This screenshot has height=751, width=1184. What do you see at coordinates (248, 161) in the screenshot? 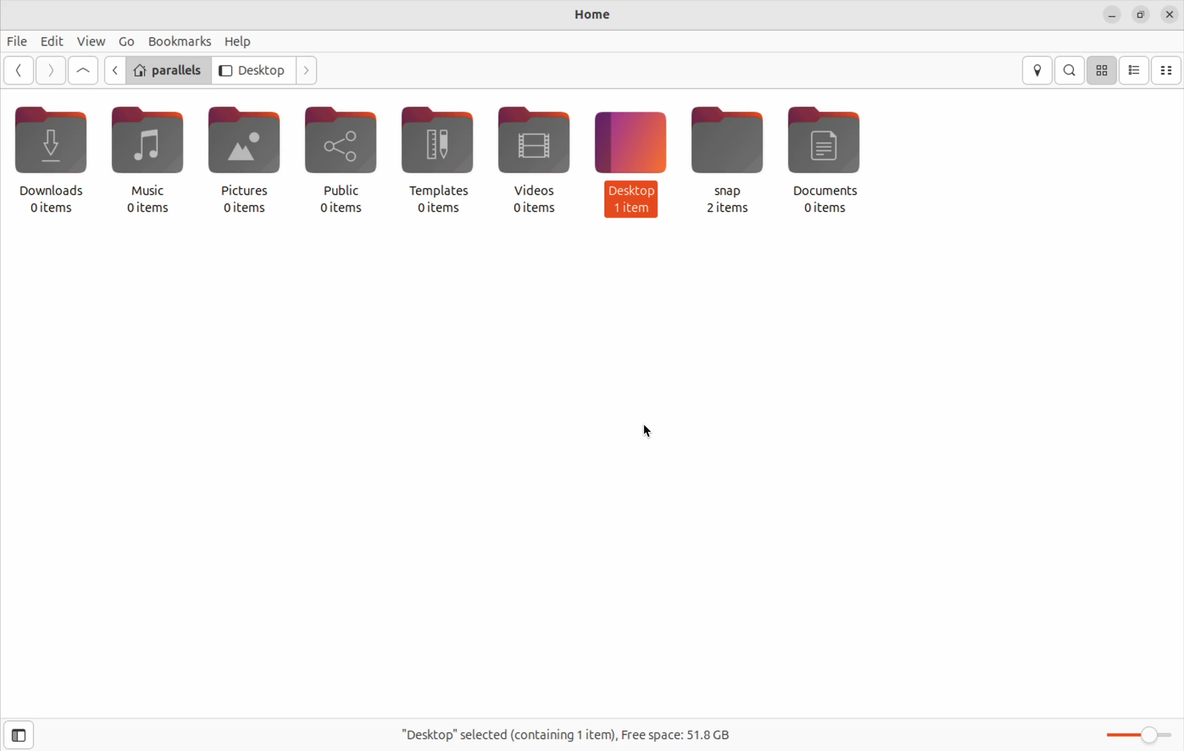
I see `picture 0 items` at bounding box center [248, 161].